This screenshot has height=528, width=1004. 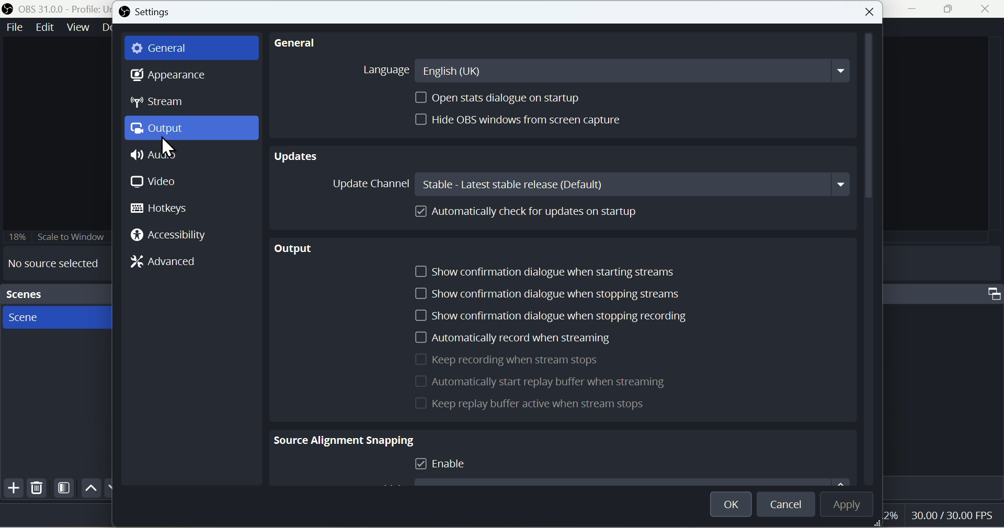 I want to click on Output, so click(x=290, y=248).